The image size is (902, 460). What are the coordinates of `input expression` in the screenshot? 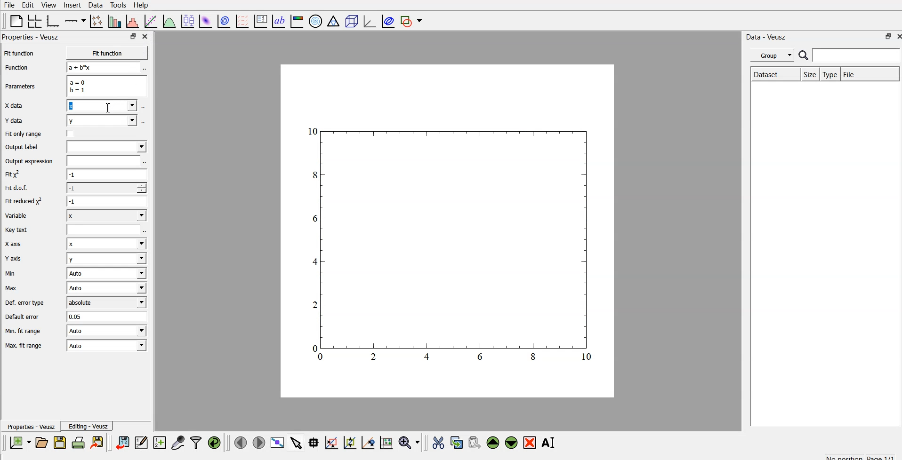 It's located at (107, 161).